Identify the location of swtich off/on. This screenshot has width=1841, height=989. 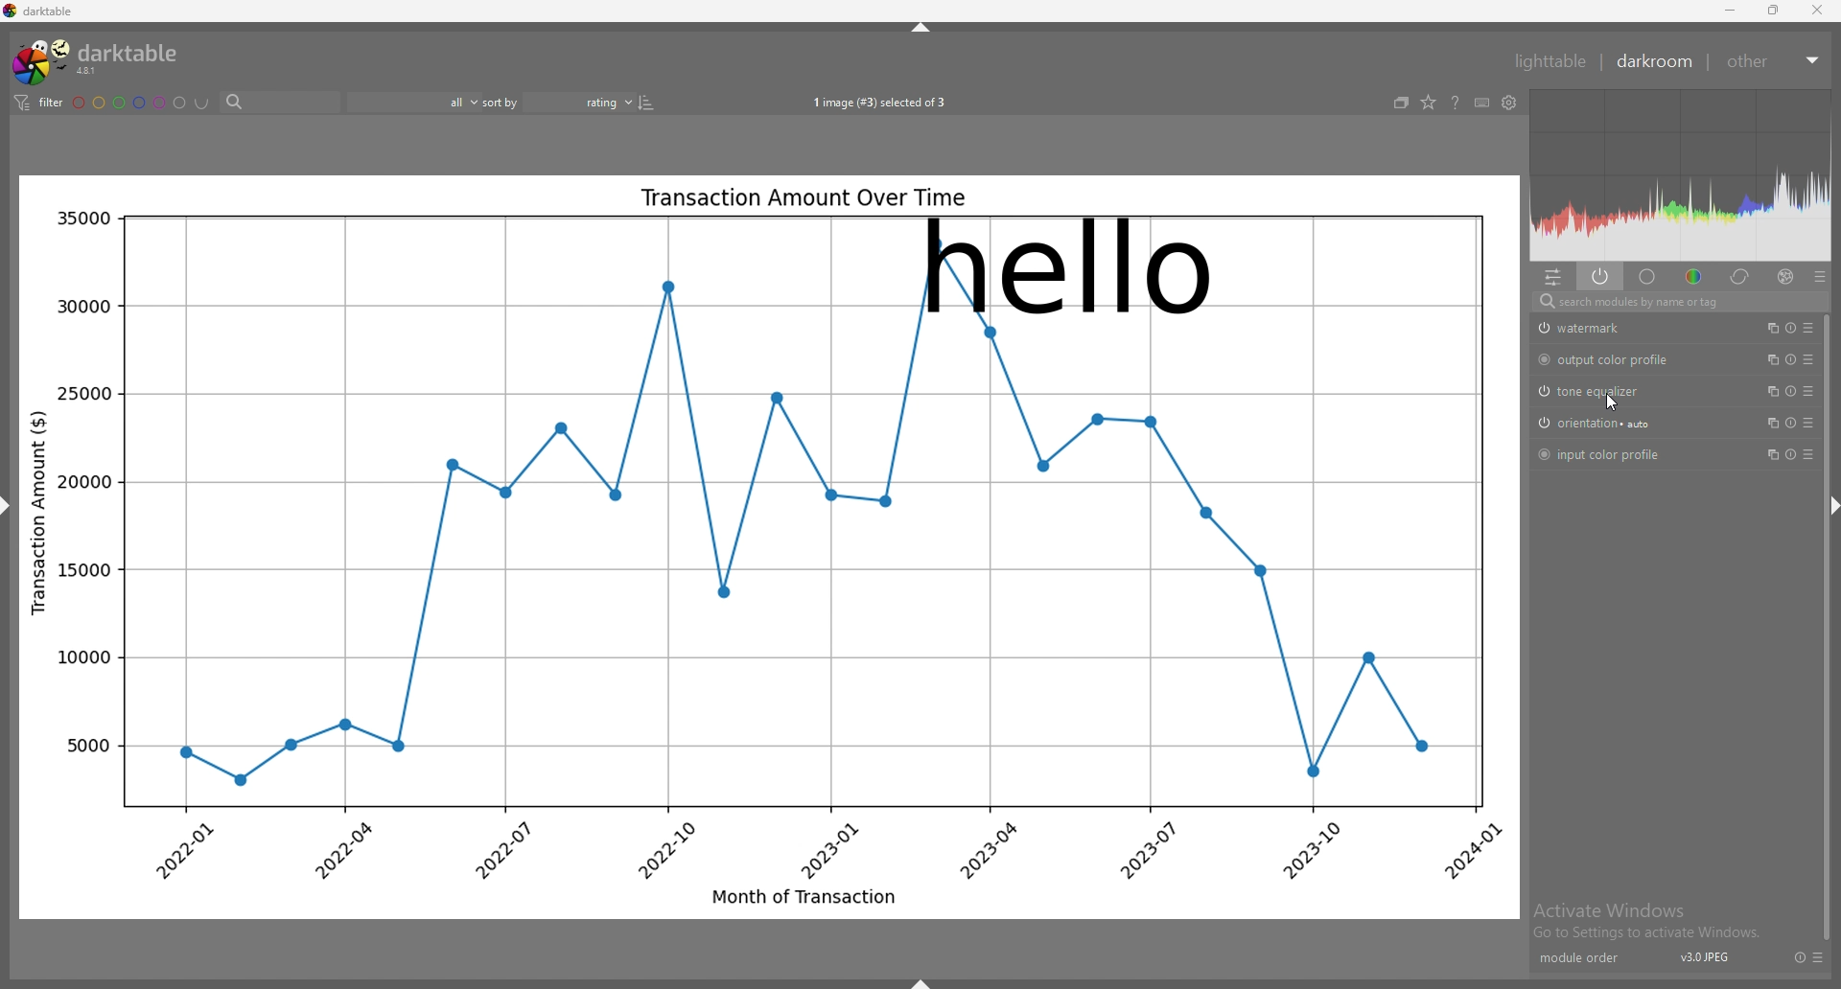
(1542, 328).